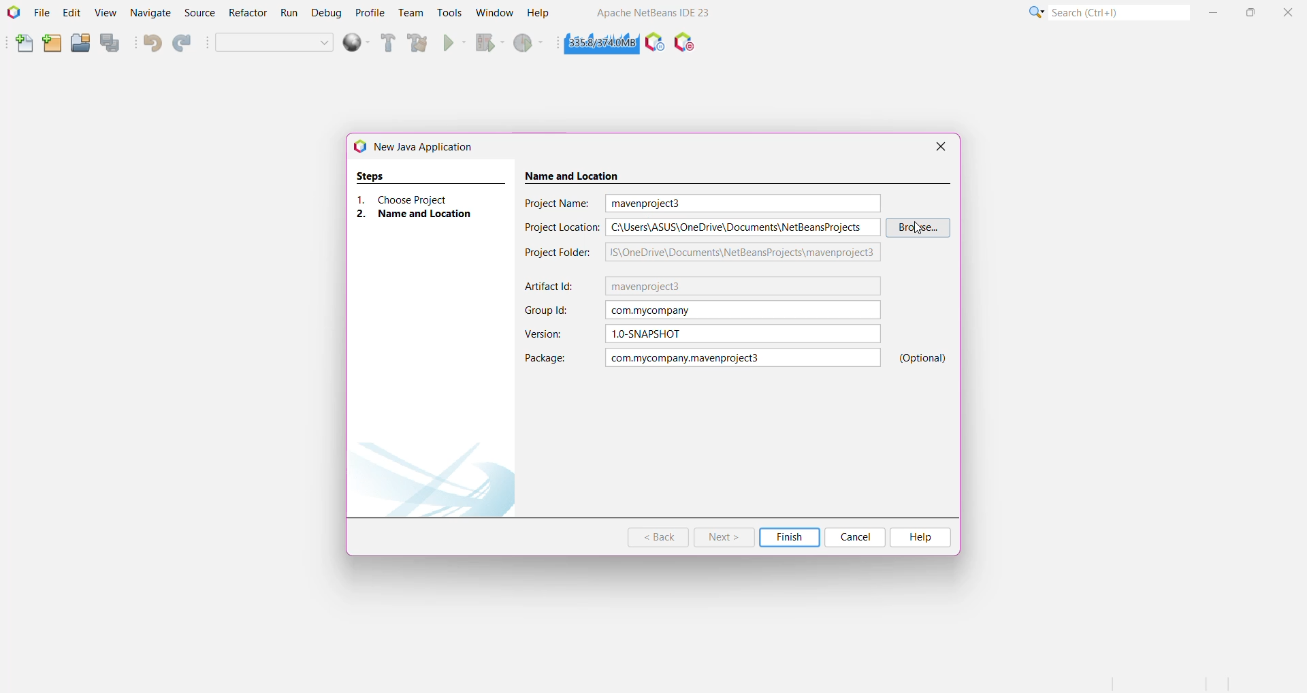 The image size is (1307, 693). I want to click on Selected Version Name, so click(744, 334).